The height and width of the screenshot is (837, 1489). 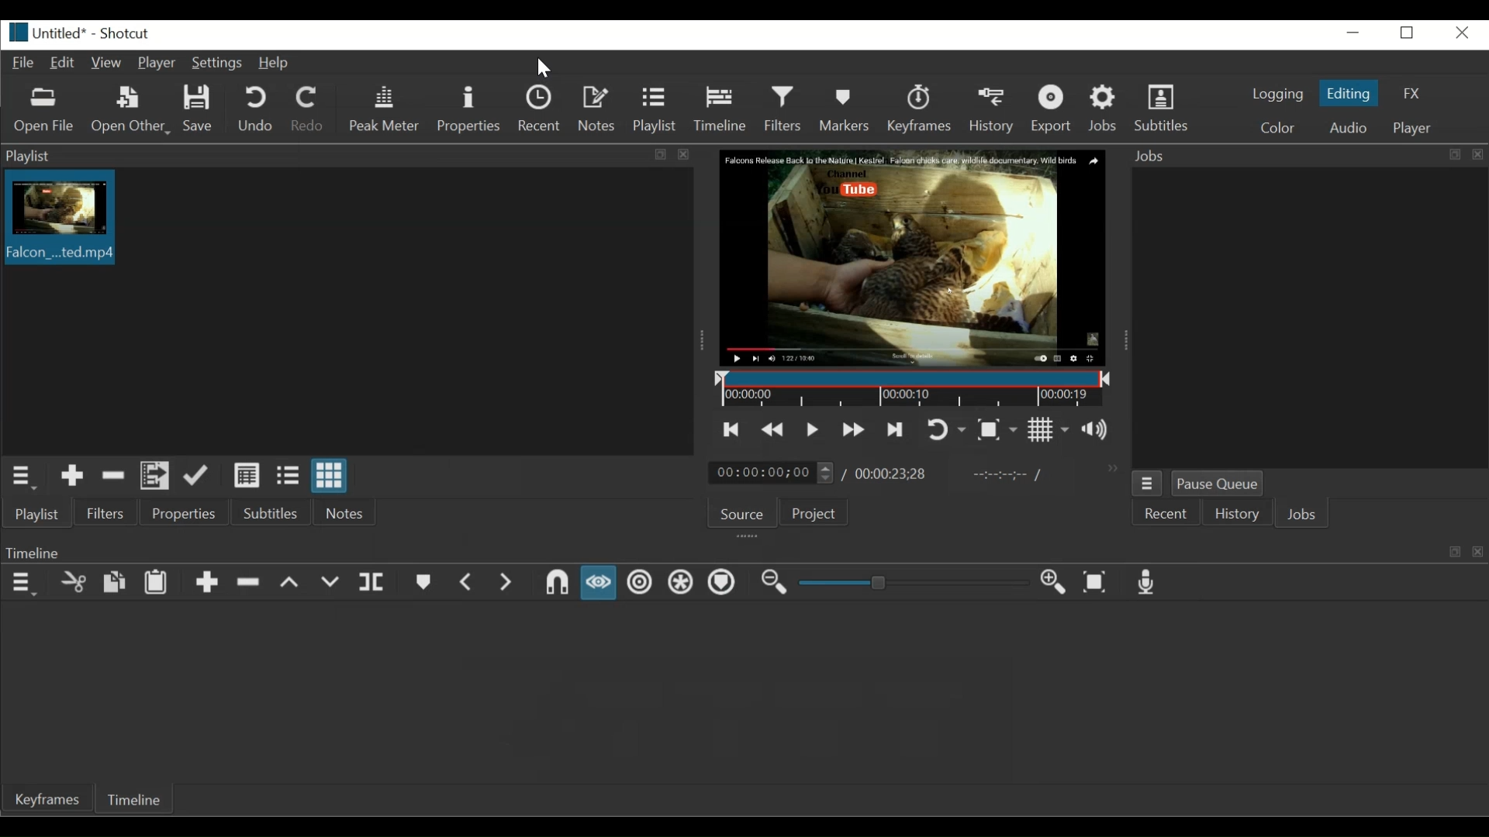 I want to click on Help, so click(x=276, y=64).